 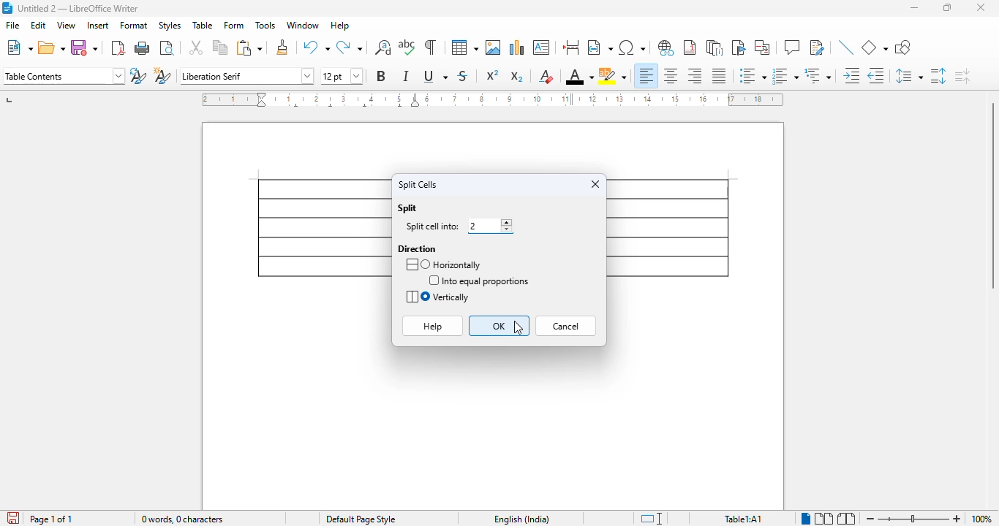 I want to click on toggle formatting marks, so click(x=431, y=47).